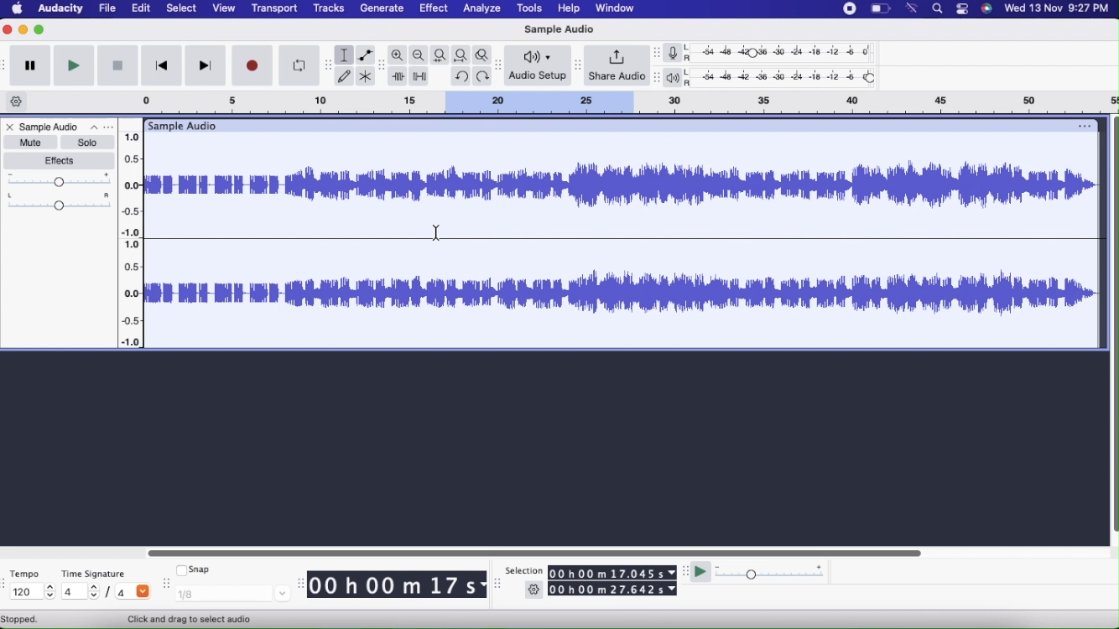 The image size is (1119, 629). What do you see at coordinates (608, 101) in the screenshot?
I see `Click and drag to define a looping region` at bounding box center [608, 101].